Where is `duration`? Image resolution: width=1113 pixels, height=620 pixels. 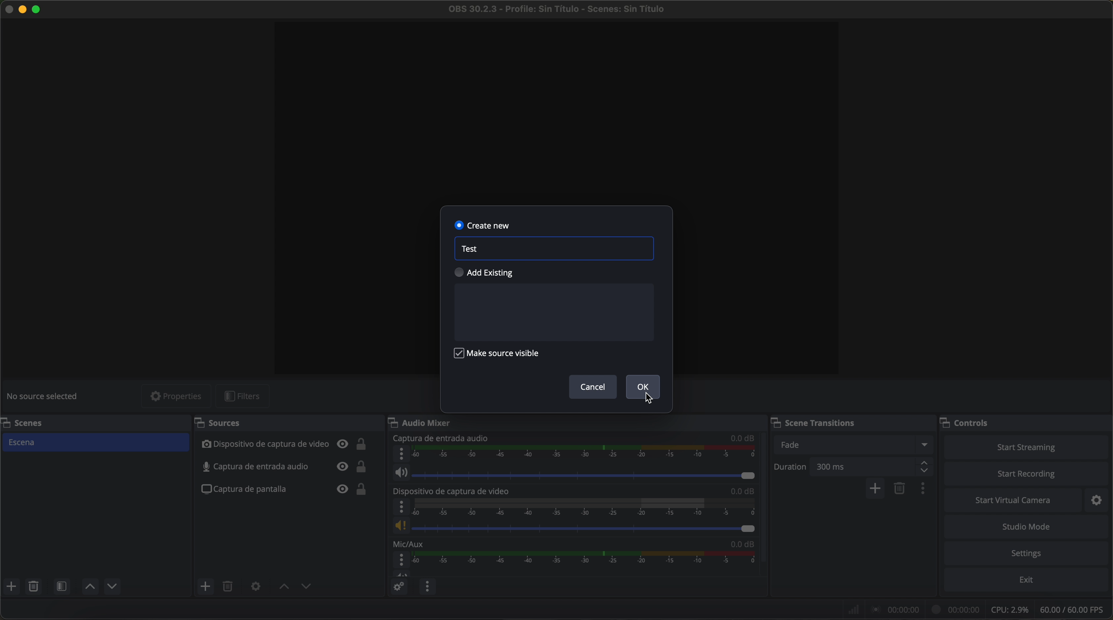 duration is located at coordinates (791, 468).